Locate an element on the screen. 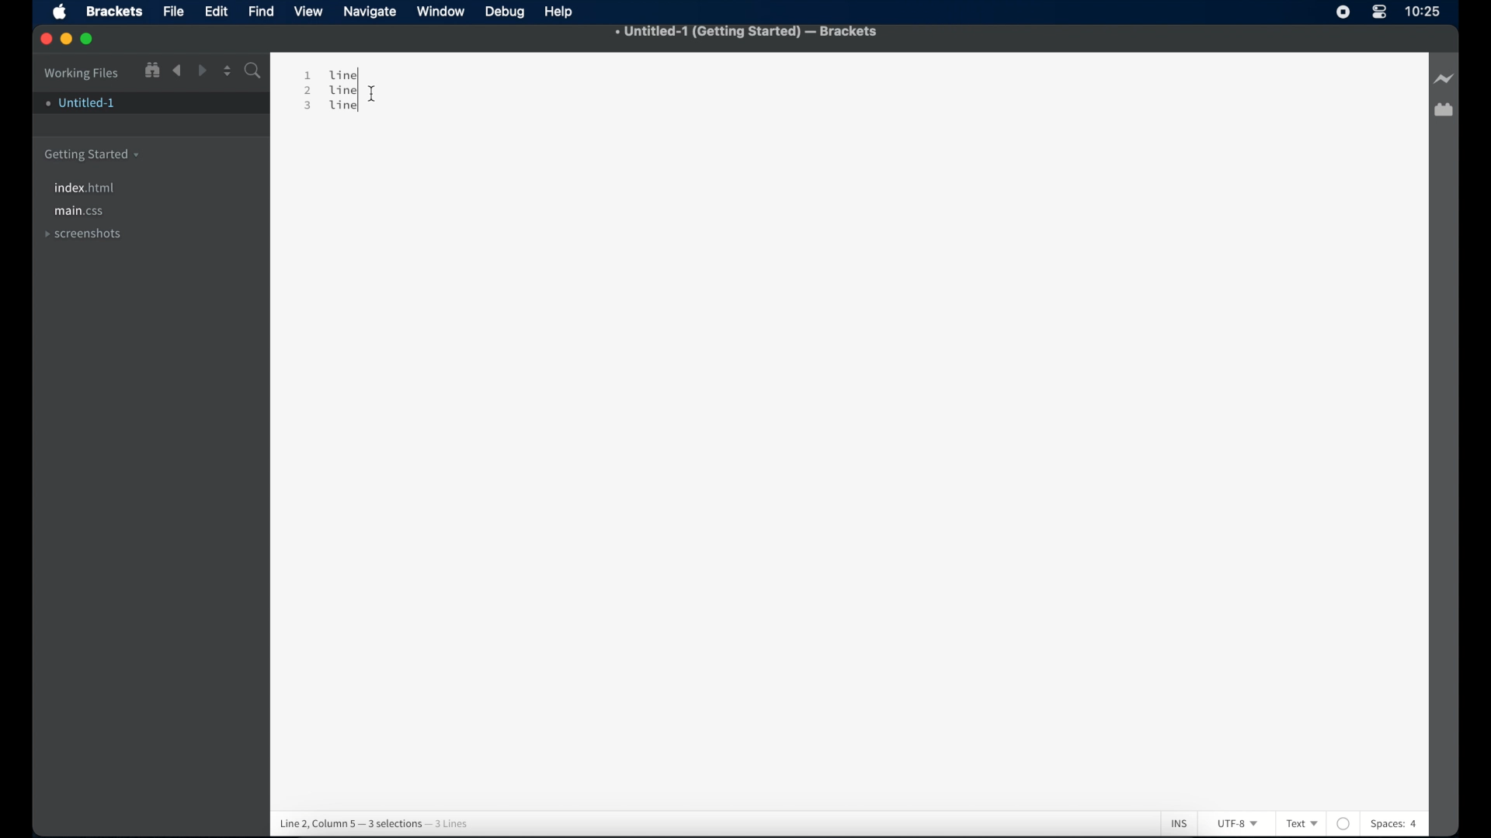 This screenshot has height=838, width=1491. help is located at coordinates (561, 12).